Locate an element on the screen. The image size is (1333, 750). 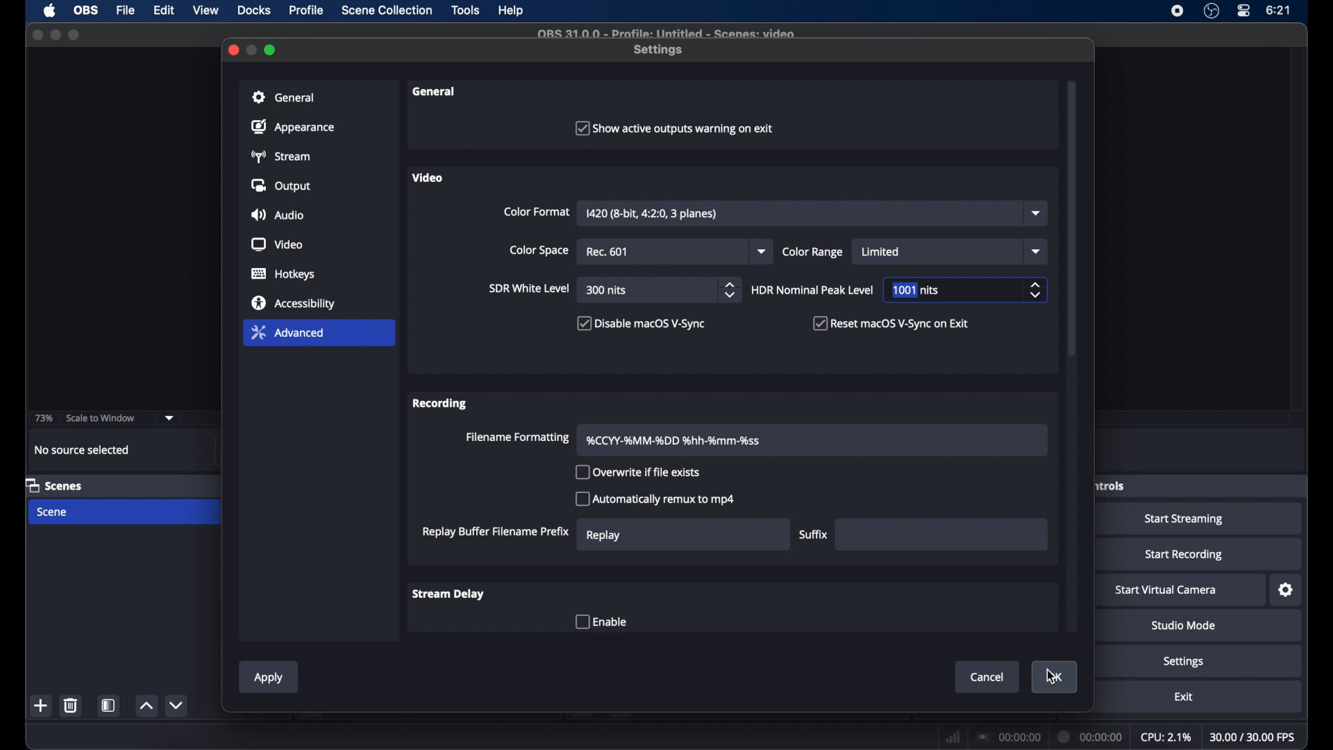
HDR nominal peak level is located at coordinates (812, 290).